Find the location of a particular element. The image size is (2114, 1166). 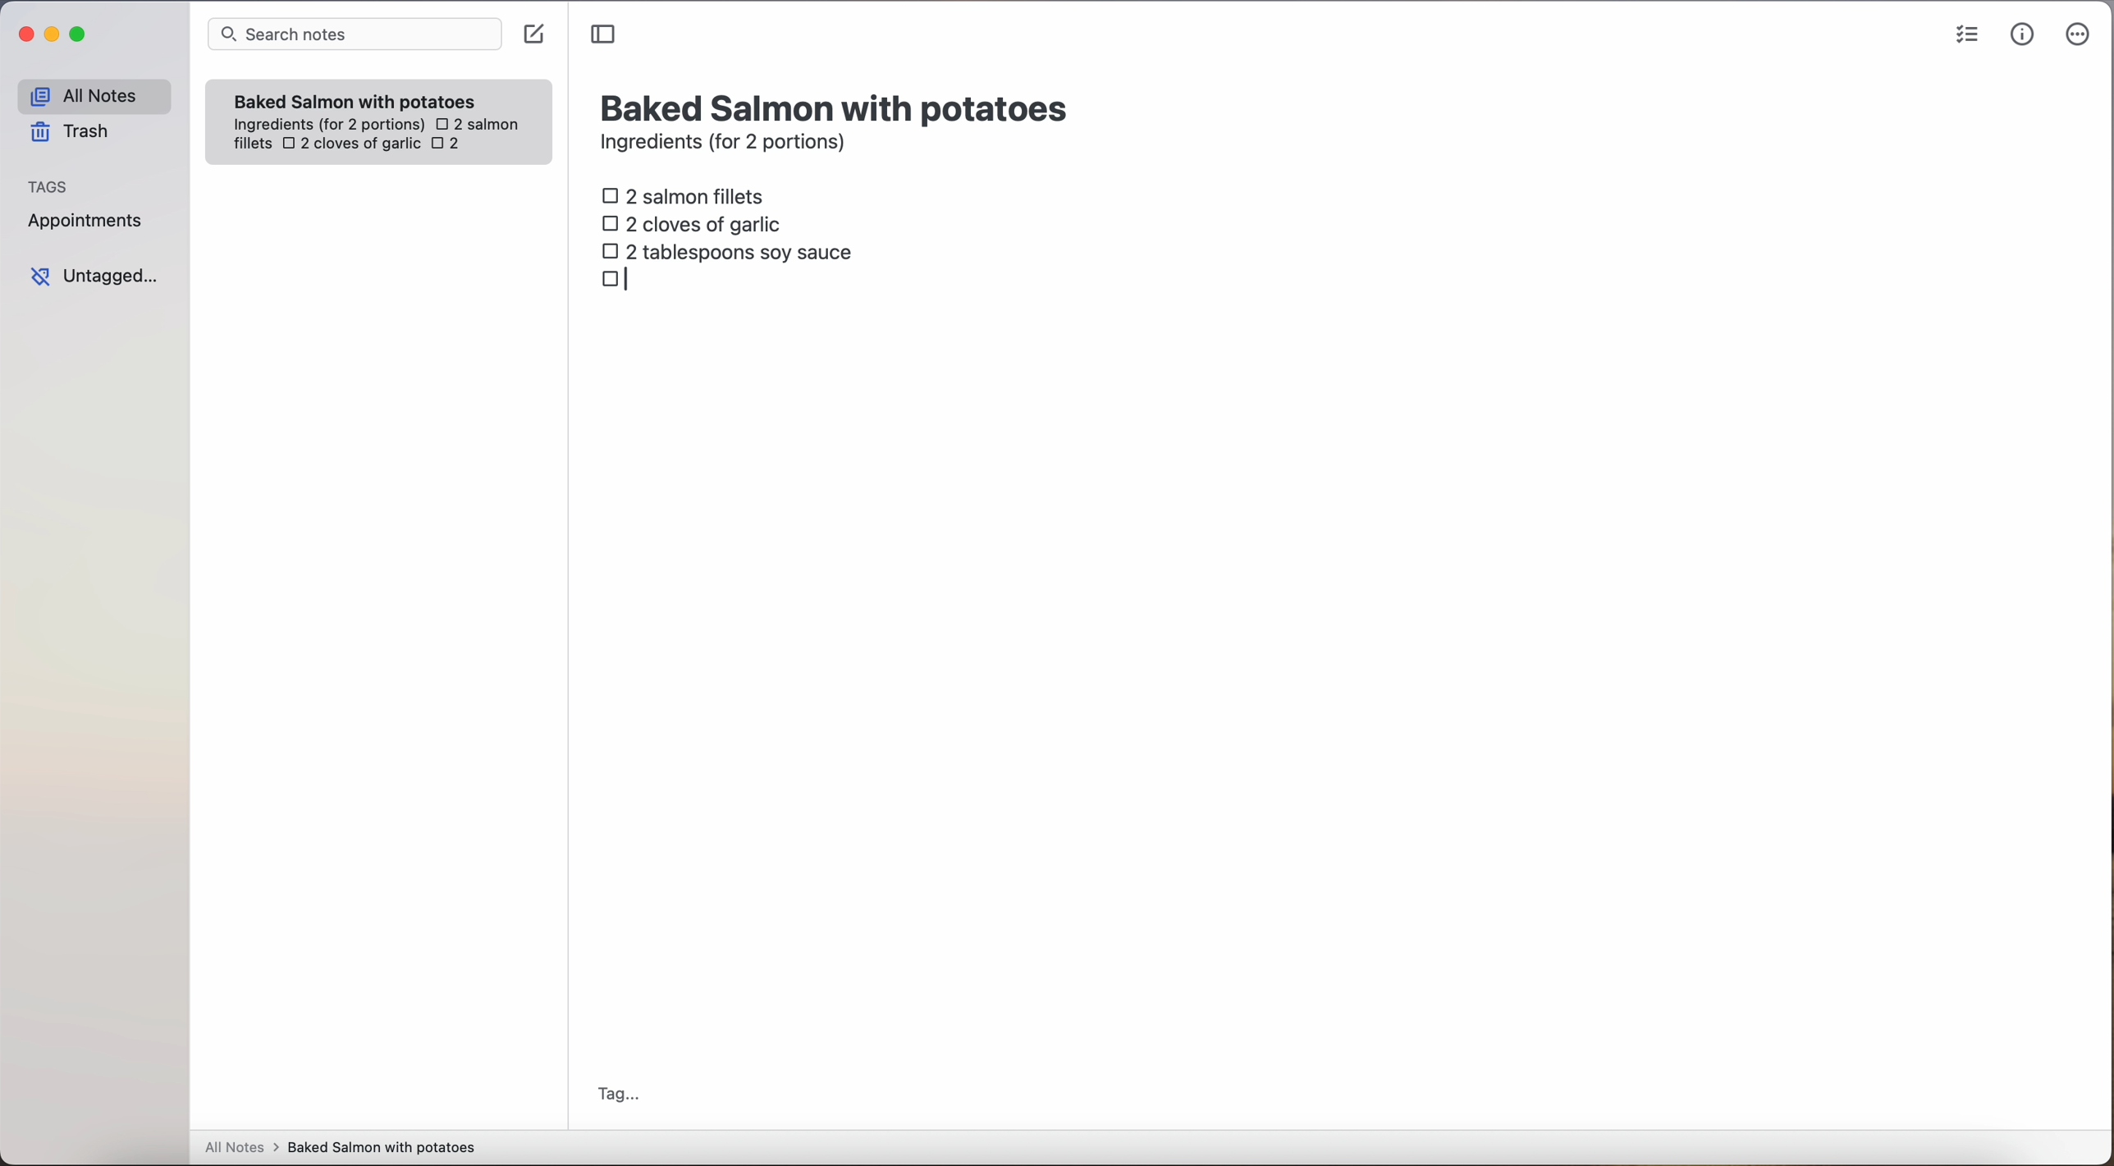

toggle sidebar is located at coordinates (605, 35).